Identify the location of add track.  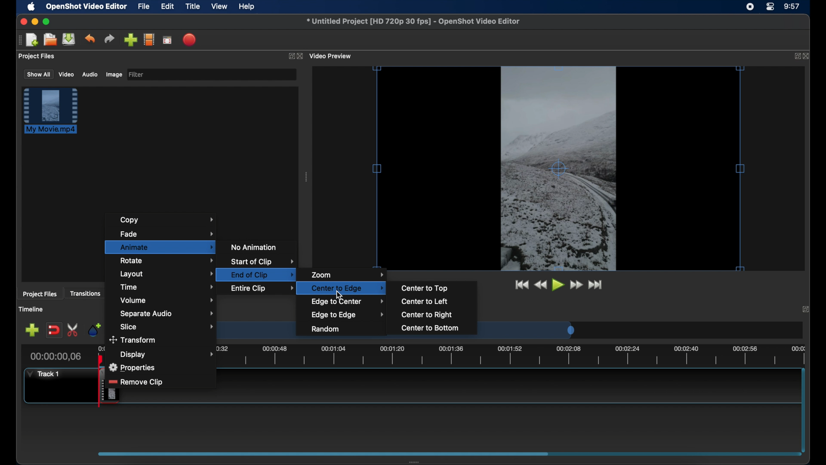
(32, 330).